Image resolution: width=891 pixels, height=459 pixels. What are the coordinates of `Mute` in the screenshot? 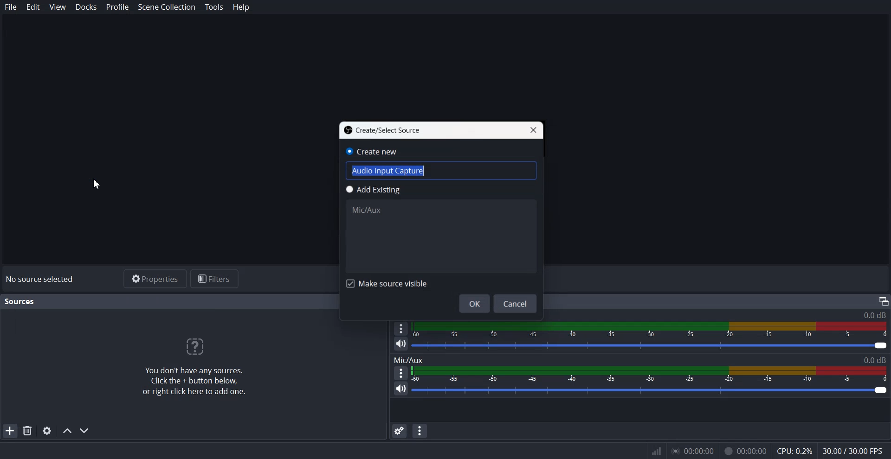 It's located at (401, 389).